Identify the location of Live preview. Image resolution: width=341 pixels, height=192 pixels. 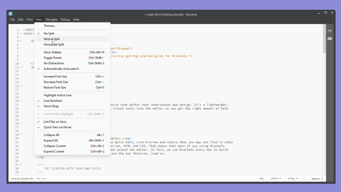
(331, 31).